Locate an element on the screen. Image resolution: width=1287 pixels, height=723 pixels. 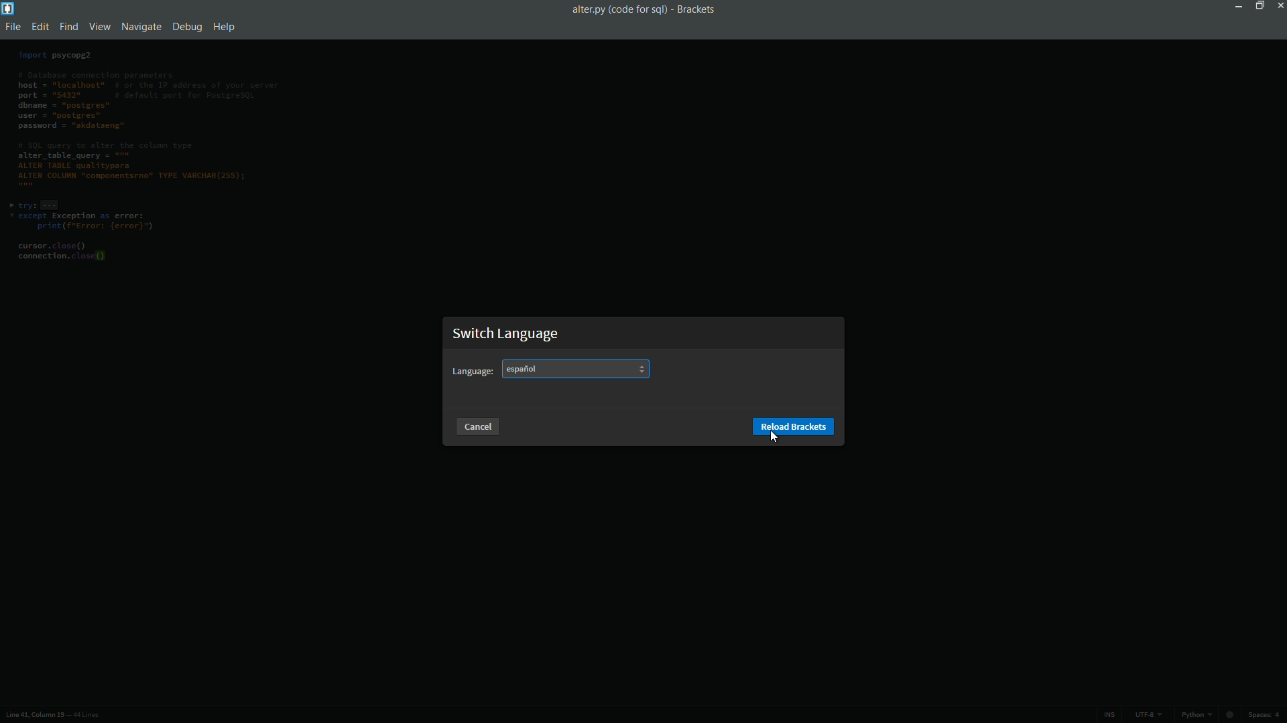
scroll up/scroll down  is located at coordinates (641, 369).